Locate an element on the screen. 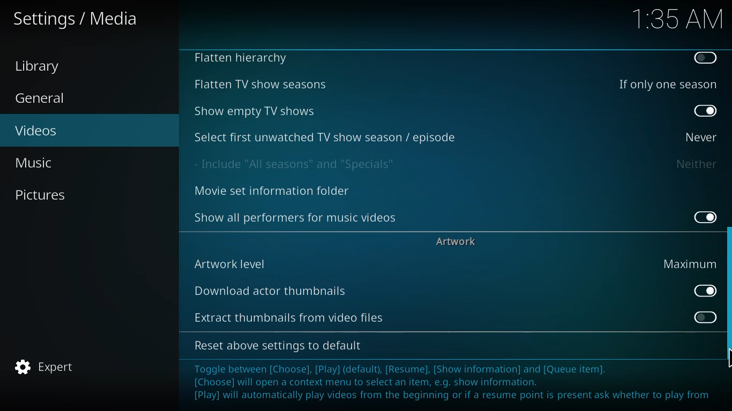 The width and height of the screenshot is (732, 411). enabled is located at coordinates (701, 290).